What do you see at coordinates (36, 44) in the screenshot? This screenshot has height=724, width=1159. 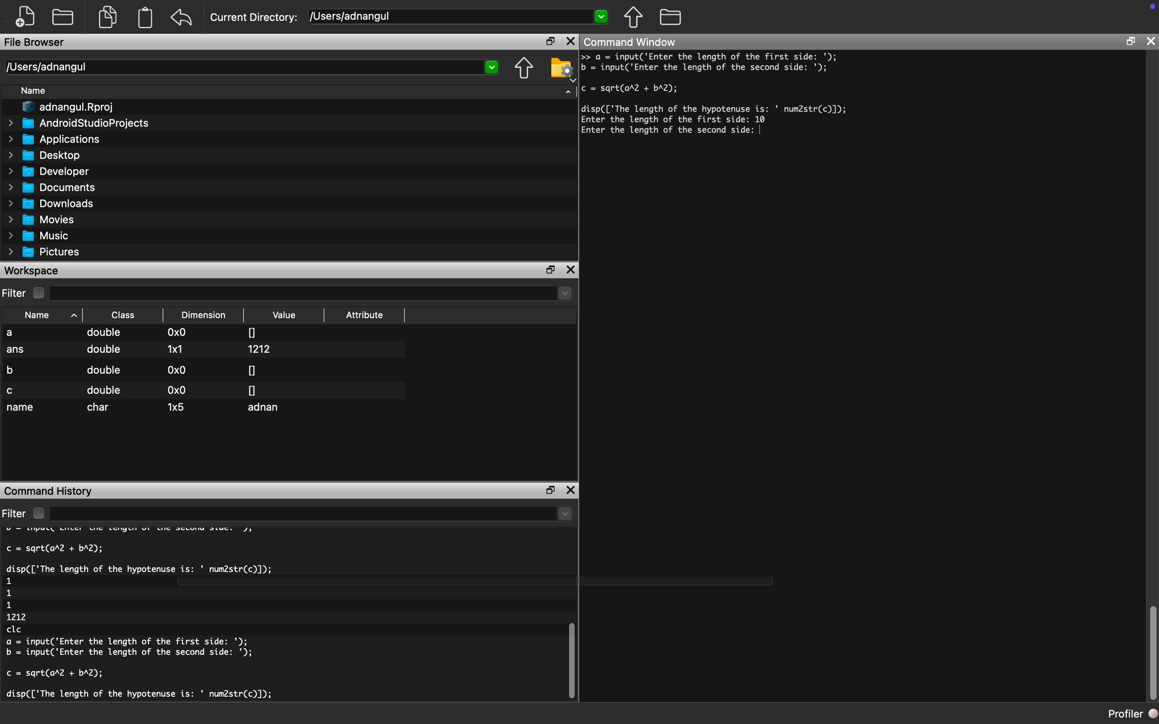 I see `File Browser` at bounding box center [36, 44].